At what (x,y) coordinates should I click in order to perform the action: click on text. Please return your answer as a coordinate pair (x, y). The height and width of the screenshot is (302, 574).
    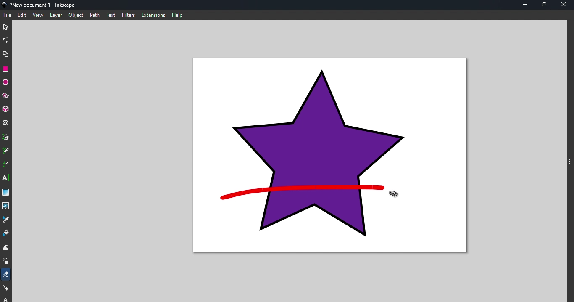
    Looking at the image, I should click on (111, 15).